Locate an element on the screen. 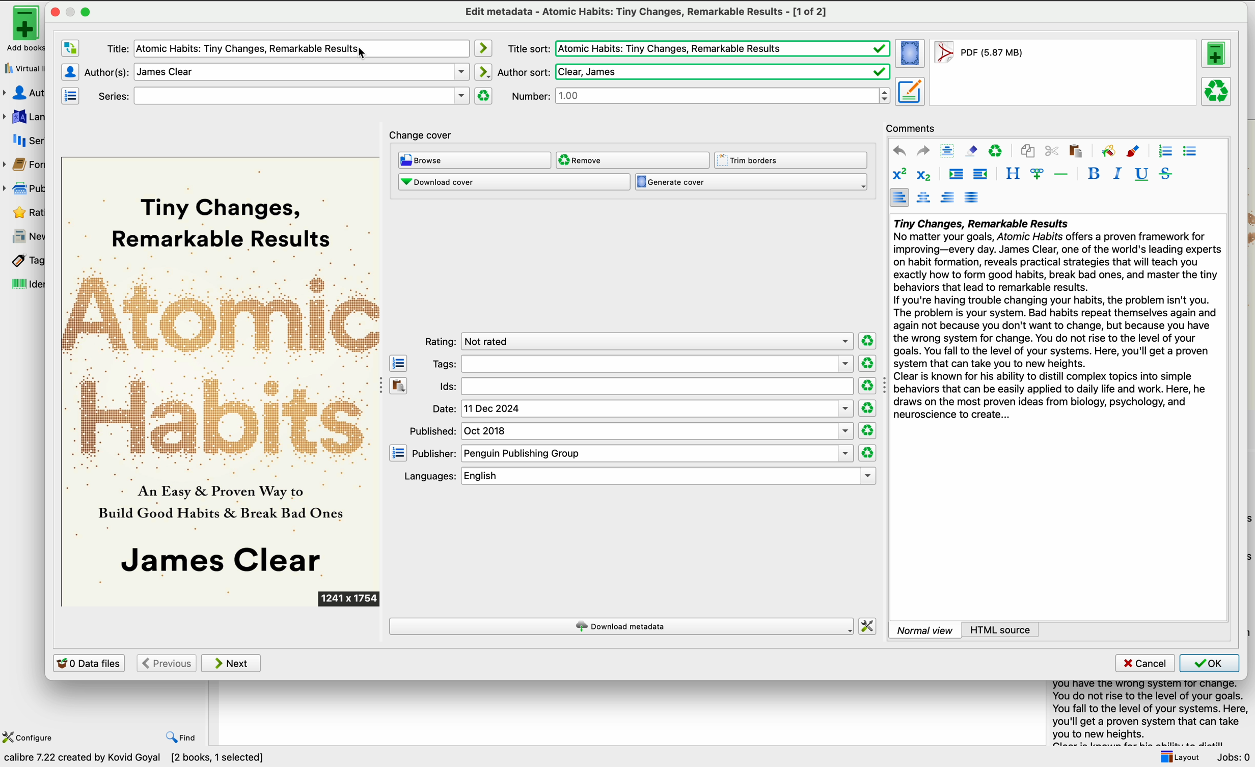 The height and width of the screenshot is (767, 1255). swap the author and title is located at coordinates (70, 49).